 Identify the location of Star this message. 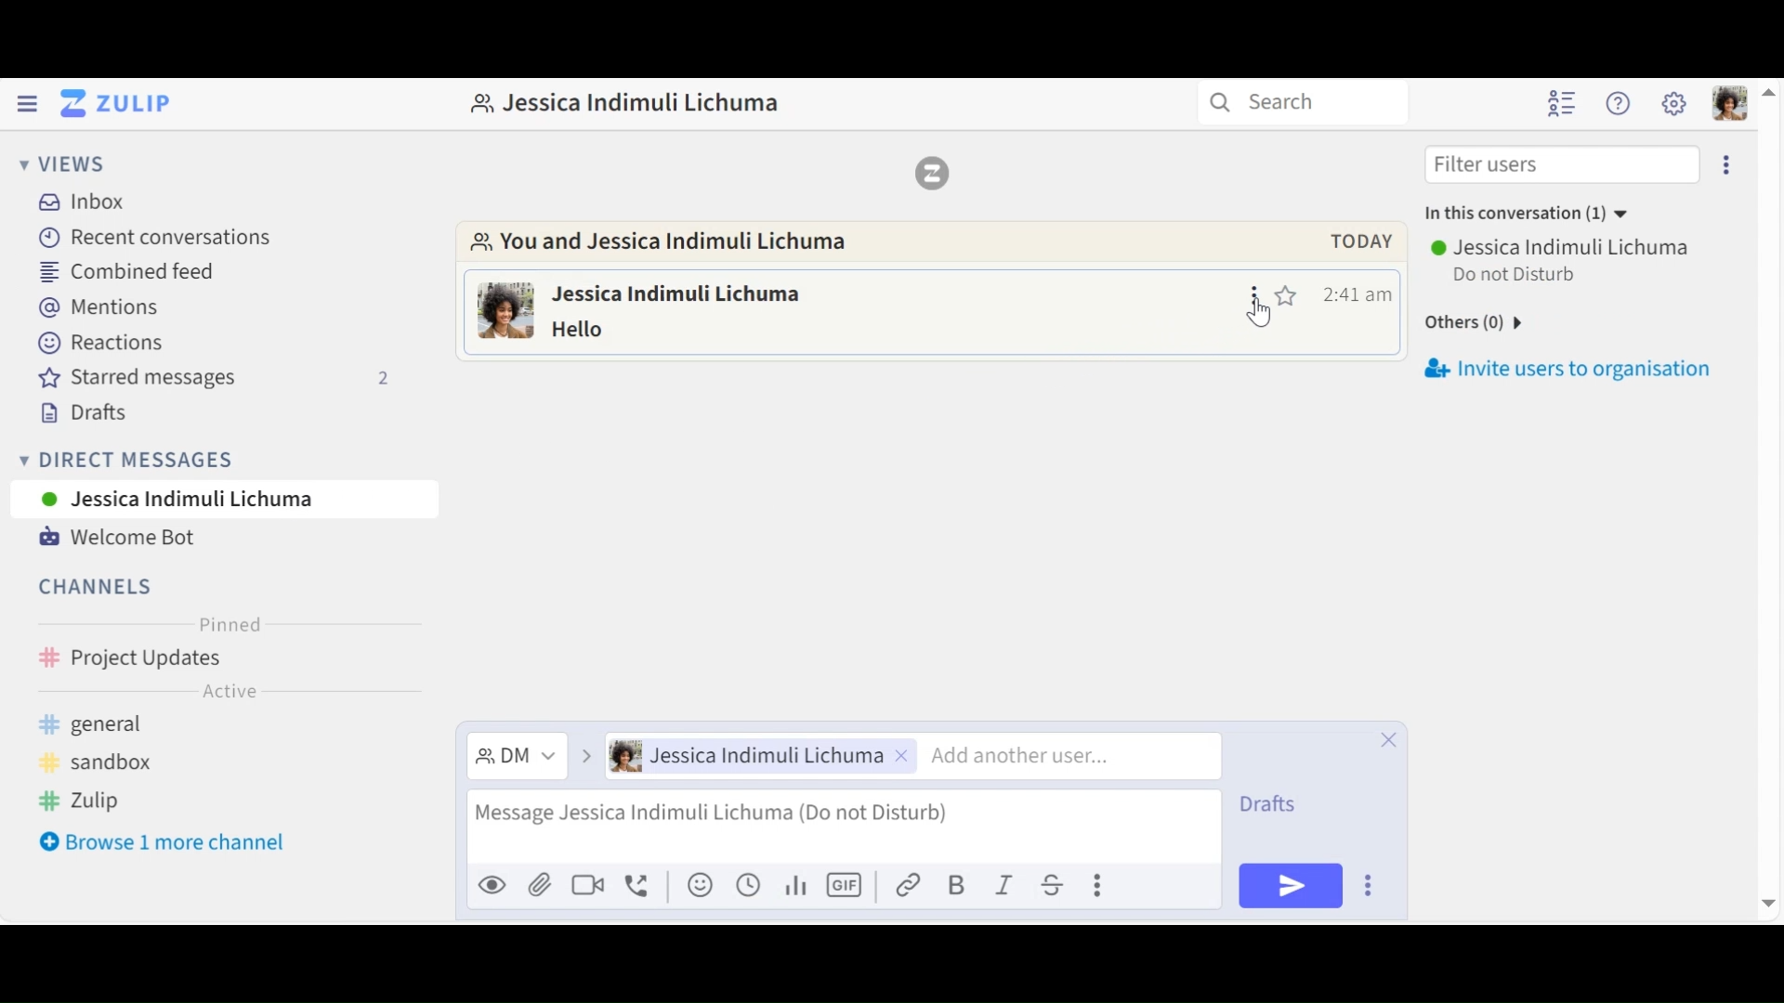
(1290, 294).